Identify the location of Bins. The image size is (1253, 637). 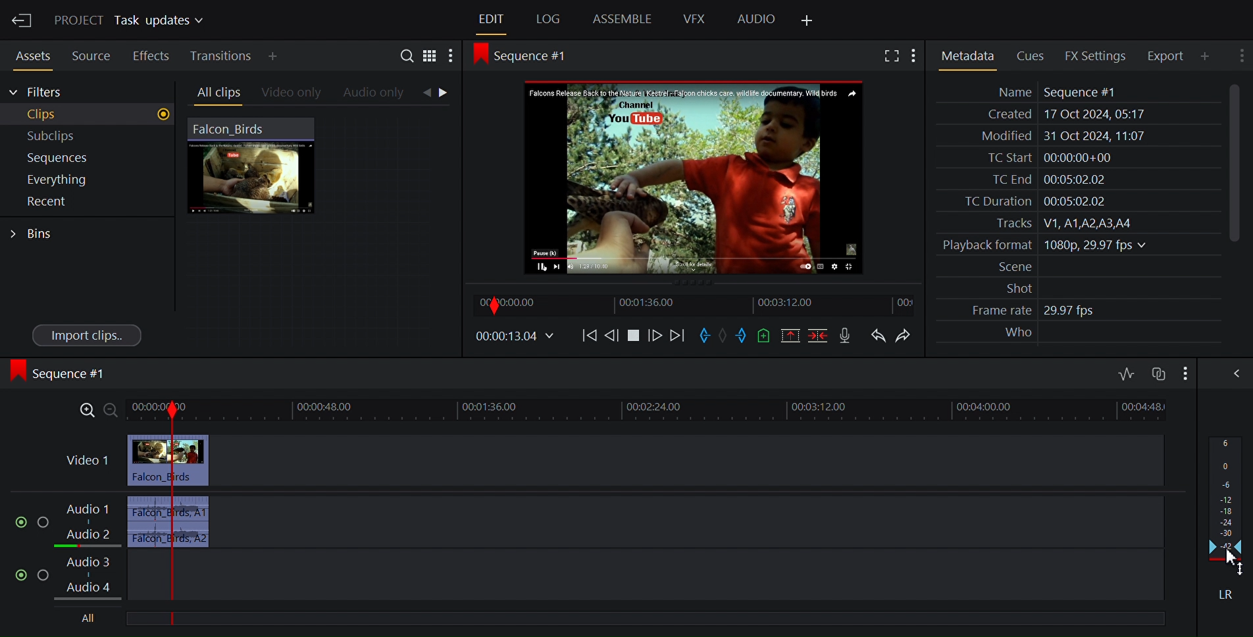
(38, 232).